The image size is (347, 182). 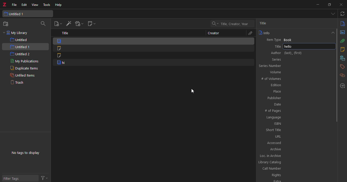 What do you see at coordinates (294, 59) in the screenshot?
I see `series` at bounding box center [294, 59].